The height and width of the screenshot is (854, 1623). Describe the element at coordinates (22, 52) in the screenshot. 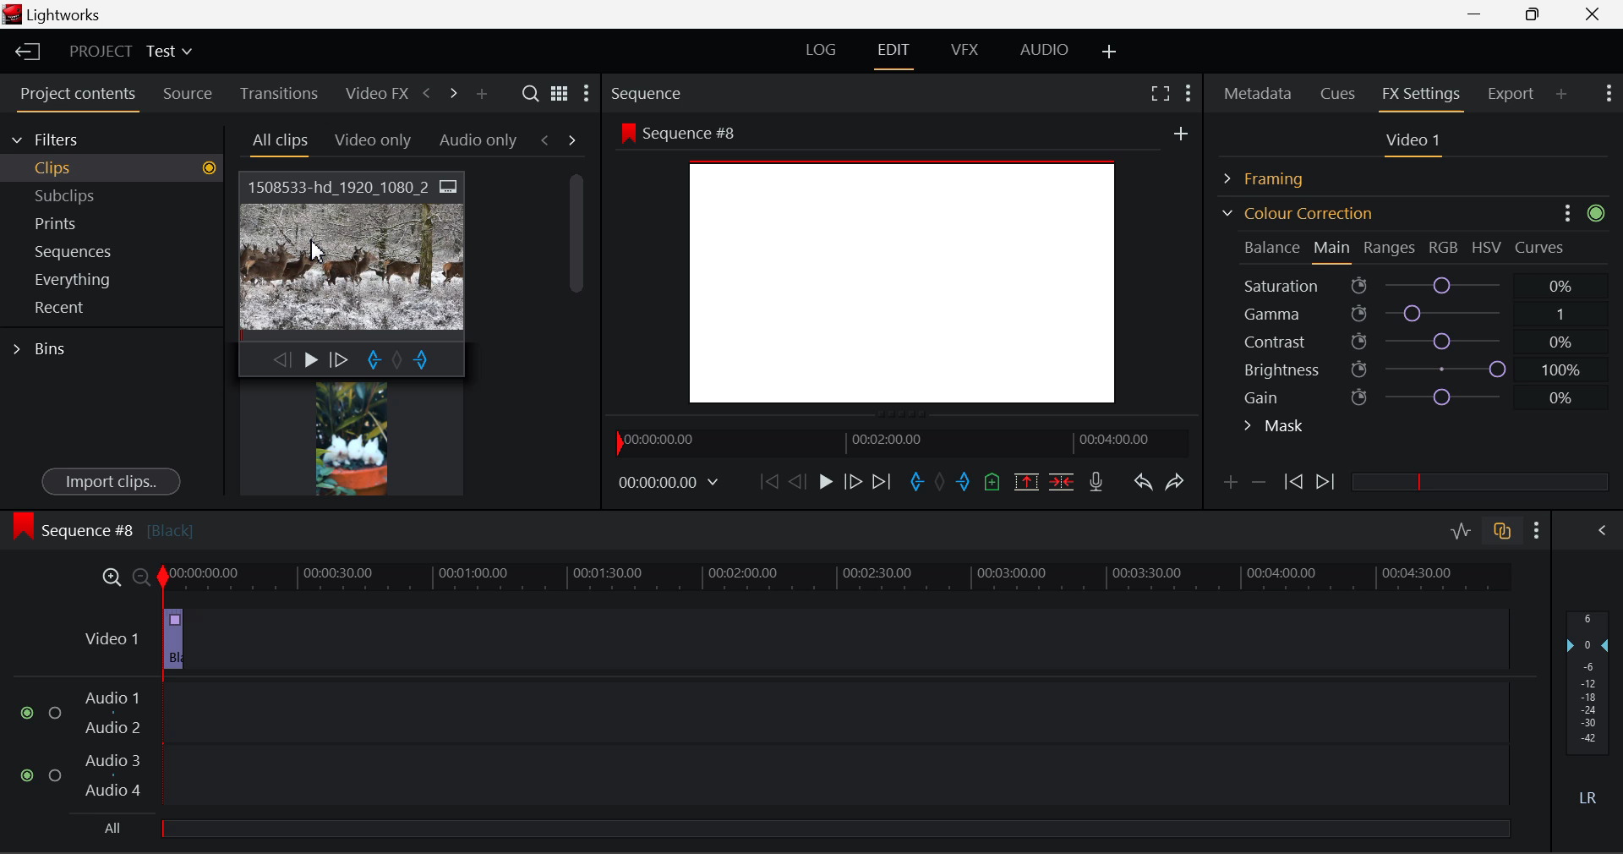

I see `Back to Homepage` at that location.